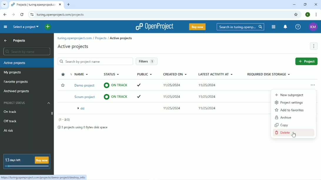  Describe the element at coordinates (26, 27) in the screenshot. I see `Select a project` at that location.